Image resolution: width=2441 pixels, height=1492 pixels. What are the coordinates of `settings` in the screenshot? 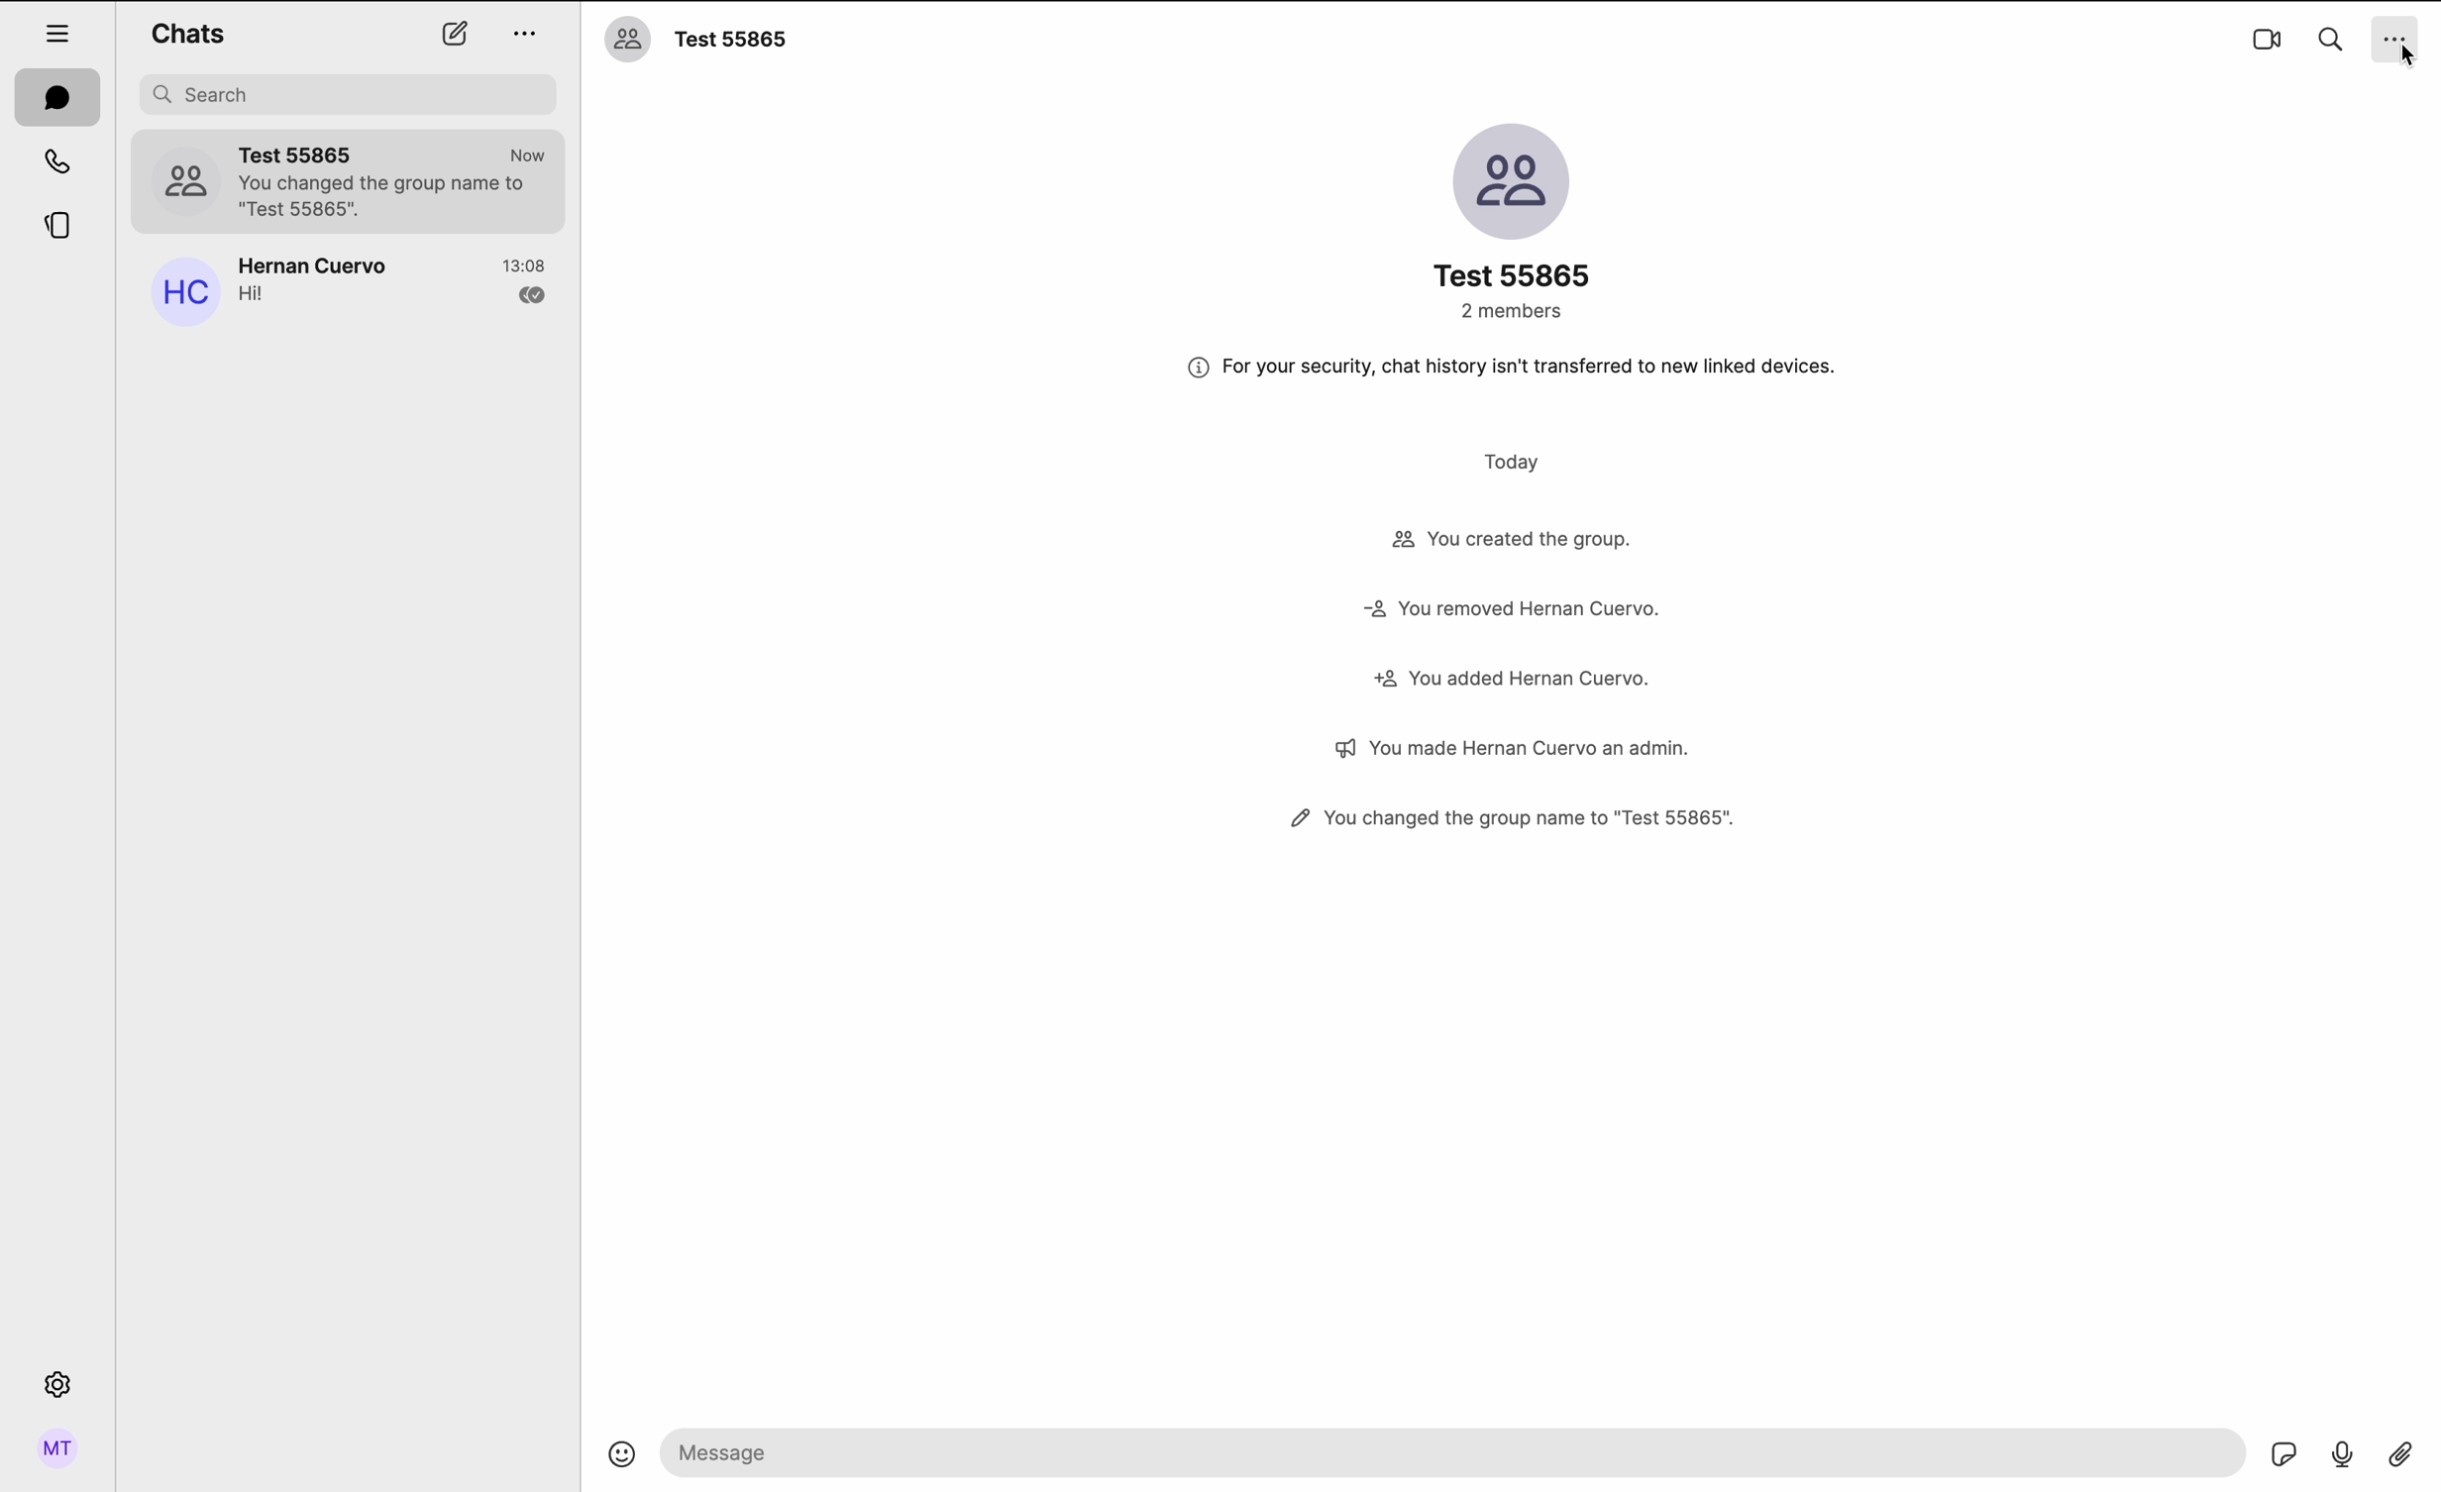 It's located at (59, 1381).